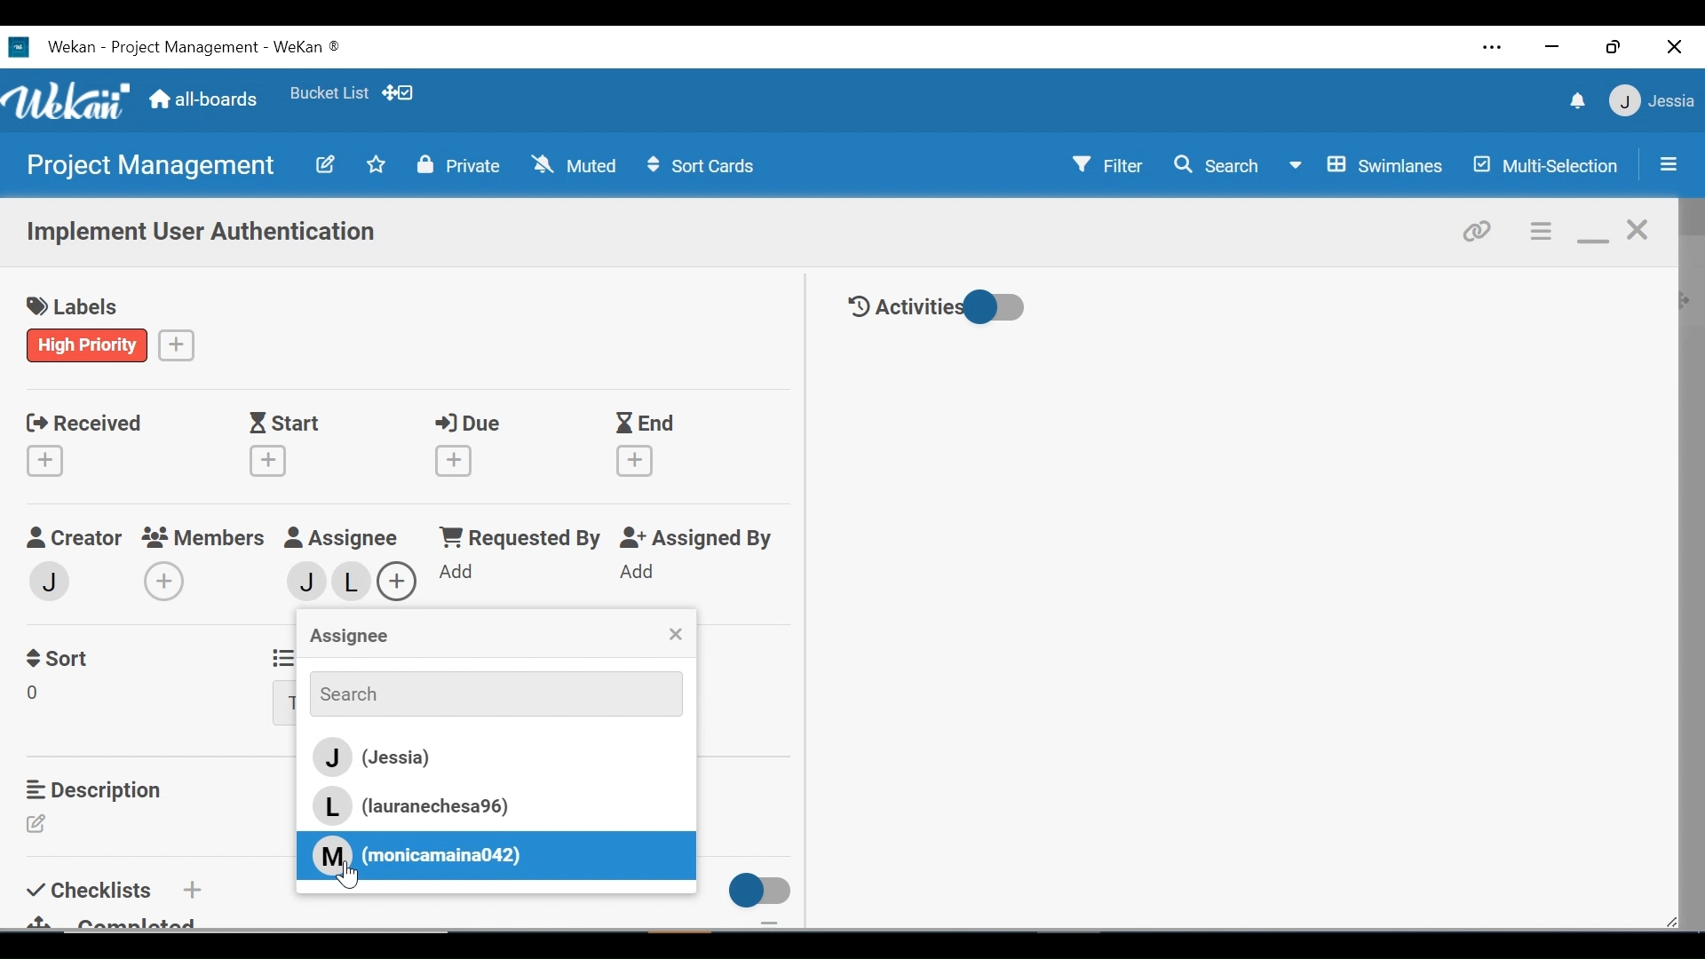 The image size is (1705, 959). Describe the element at coordinates (354, 586) in the screenshot. I see `lauranechesa96` at that location.